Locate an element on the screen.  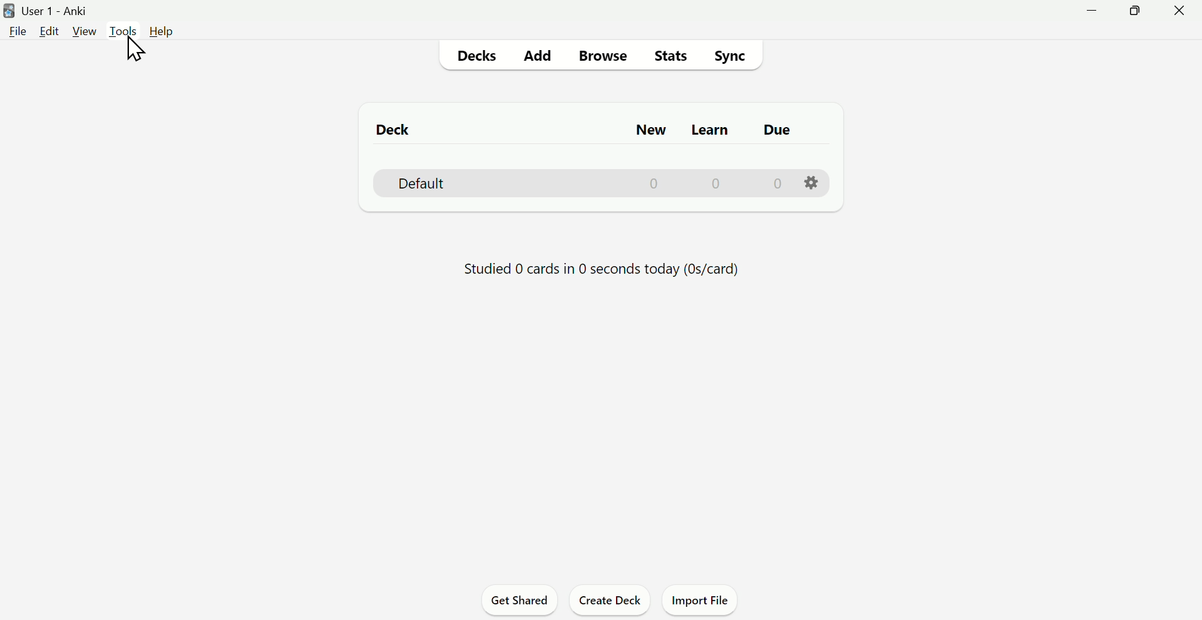
Browse is located at coordinates (604, 54).